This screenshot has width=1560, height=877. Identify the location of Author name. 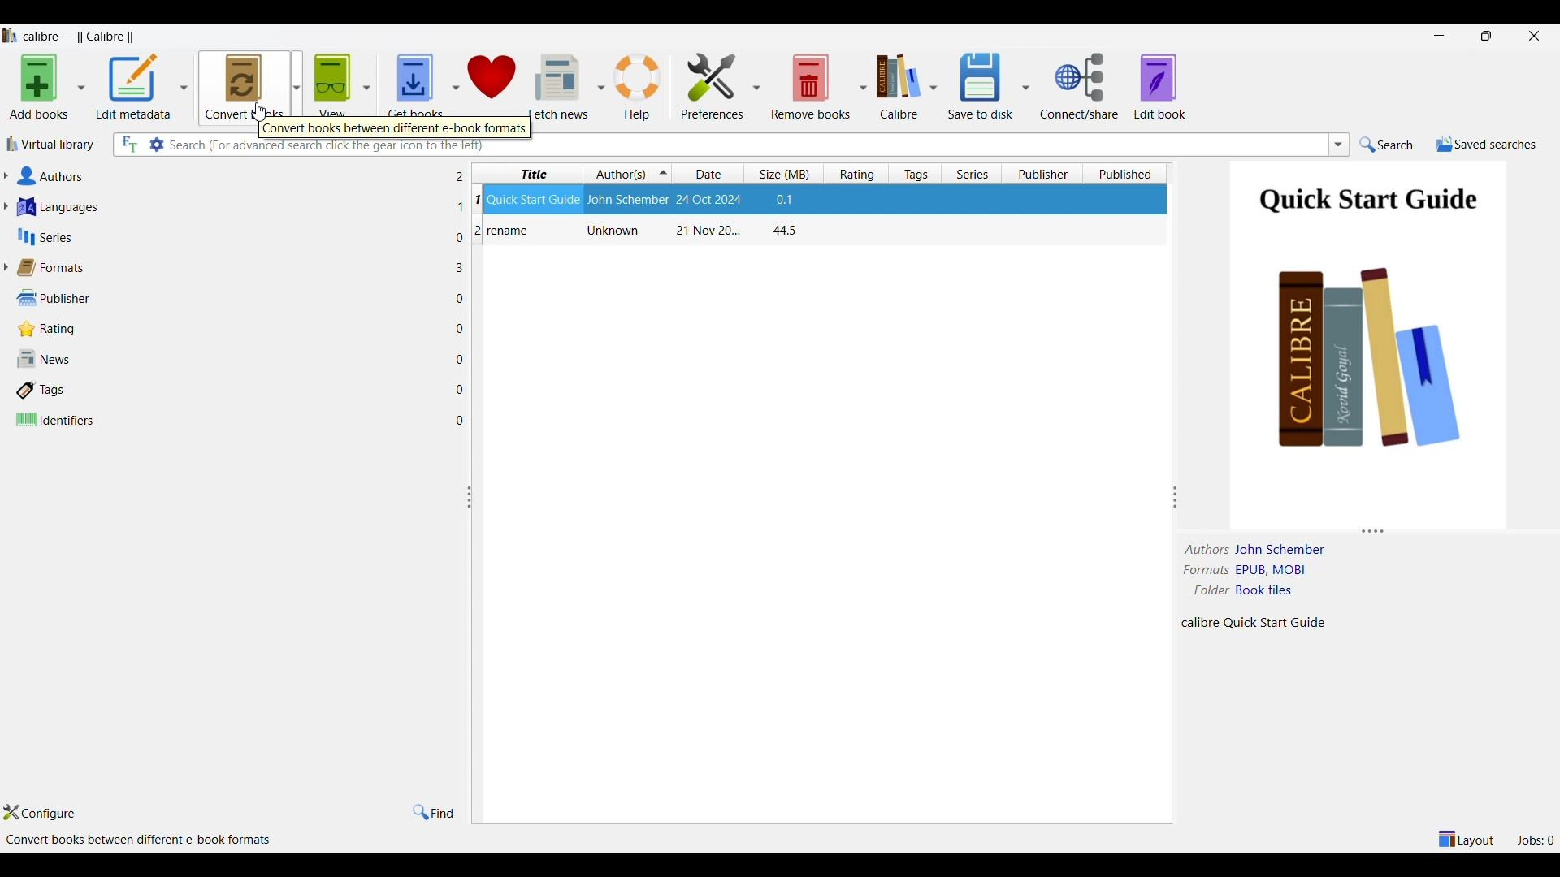
(1282, 550).